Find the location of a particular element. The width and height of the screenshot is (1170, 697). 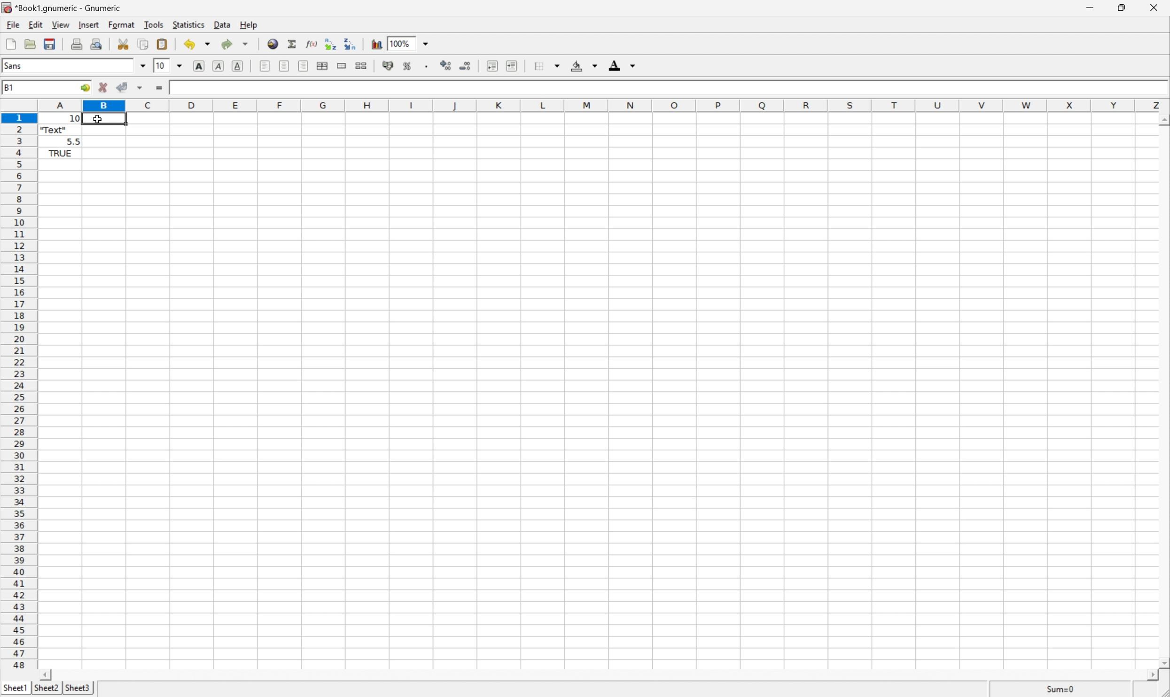

Print current file is located at coordinates (77, 44).